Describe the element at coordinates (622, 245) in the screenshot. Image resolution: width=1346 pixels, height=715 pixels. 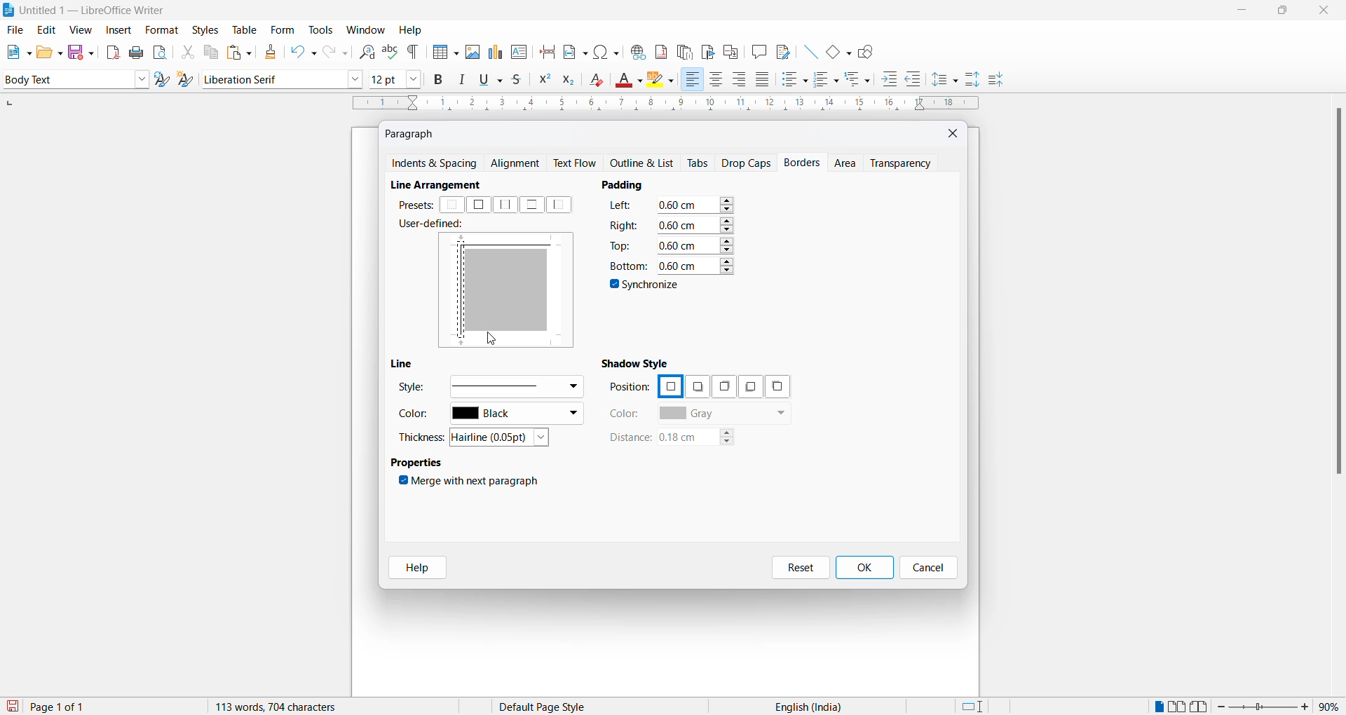
I see `top` at that location.